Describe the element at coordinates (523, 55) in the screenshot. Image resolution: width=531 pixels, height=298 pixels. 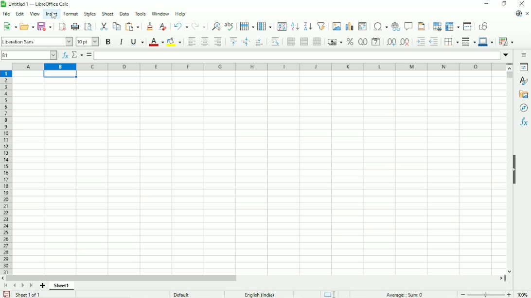
I see `Sidebar settings` at that location.